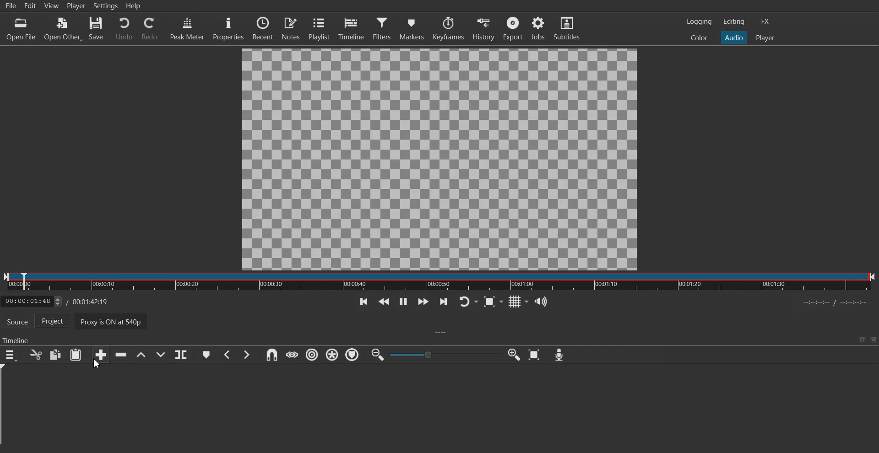 Image resolution: width=879 pixels, height=453 pixels. What do you see at coordinates (403, 302) in the screenshot?
I see `Toggle play or pause` at bounding box center [403, 302].